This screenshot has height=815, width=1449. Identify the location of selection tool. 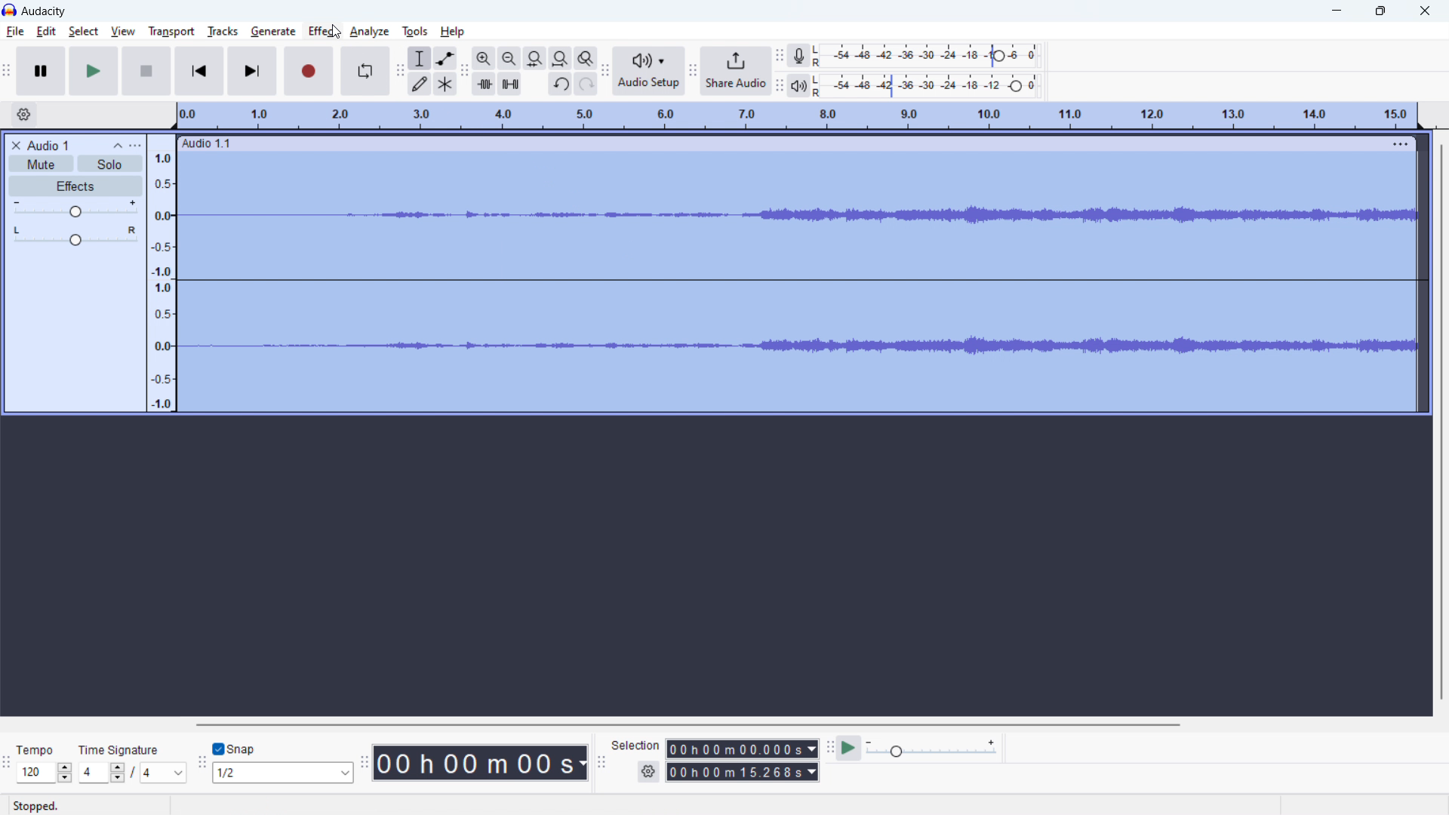
(419, 58).